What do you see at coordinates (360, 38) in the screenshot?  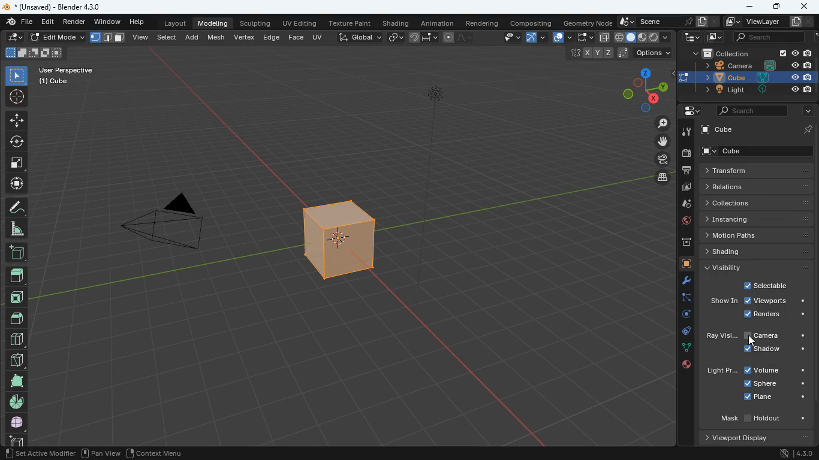 I see `global` at bounding box center [360, 38].